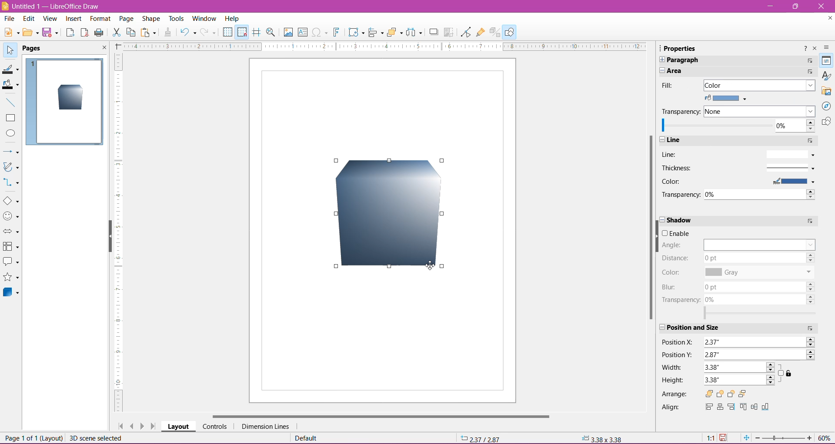 The image size is (835, 444). I want to click on Emter a width for the selected object, so click(741, 367).